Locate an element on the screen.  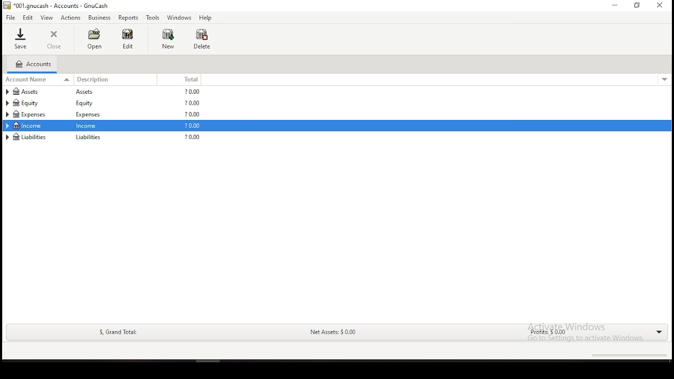
business is located at coordinates (100, 17).